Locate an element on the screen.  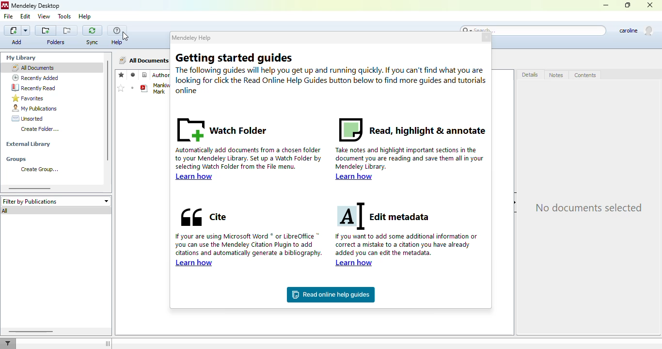
all documents is located at coordinates (32, 67).